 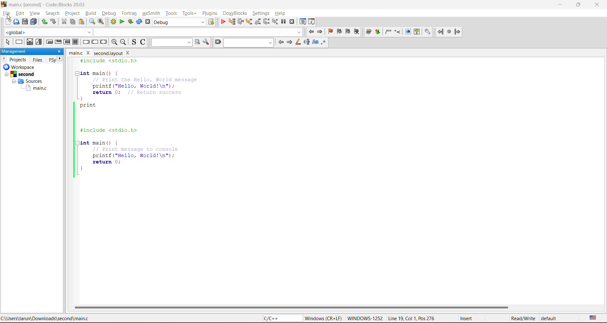 What do you see at coordinates (109, 13) in the screenshot?
I see `debug` at bounding box center [109, 13].